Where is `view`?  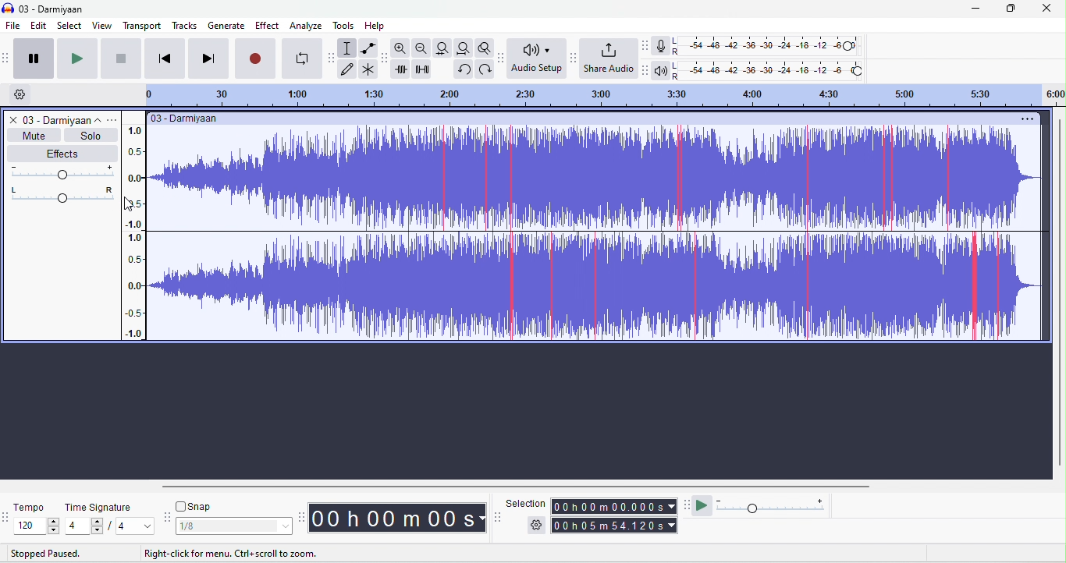 view is located at coordinates (103, 25).